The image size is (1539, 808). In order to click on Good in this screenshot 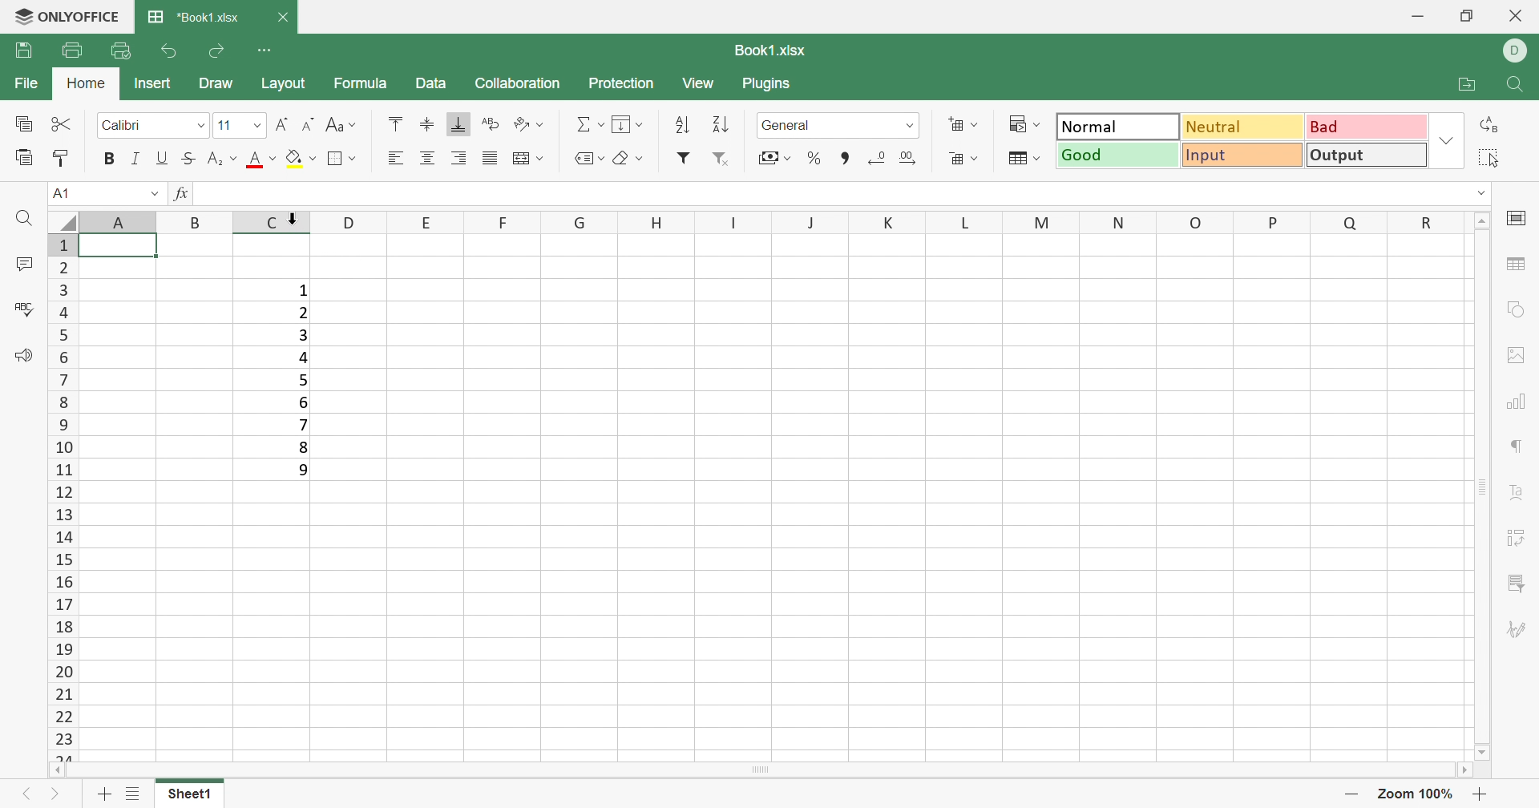, I will do `click(1118, 156)`.